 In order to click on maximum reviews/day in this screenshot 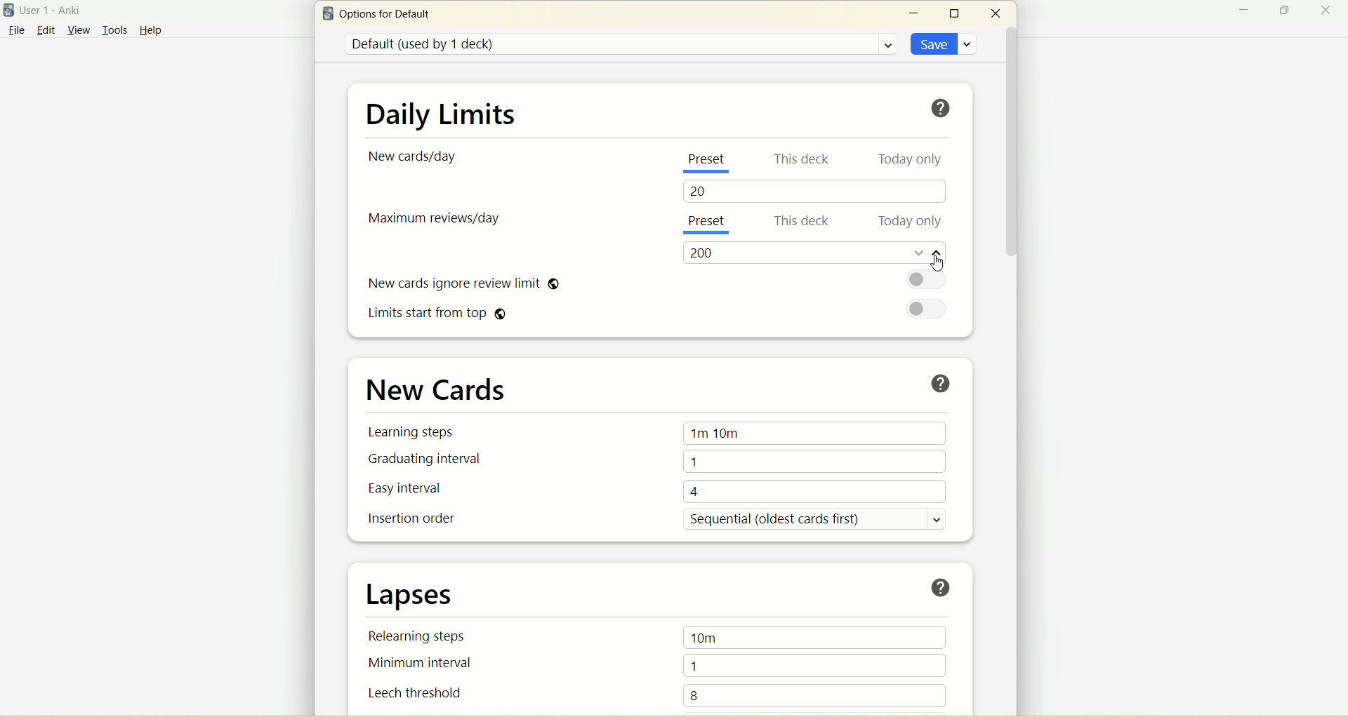, I will do `click(432, 221)`.